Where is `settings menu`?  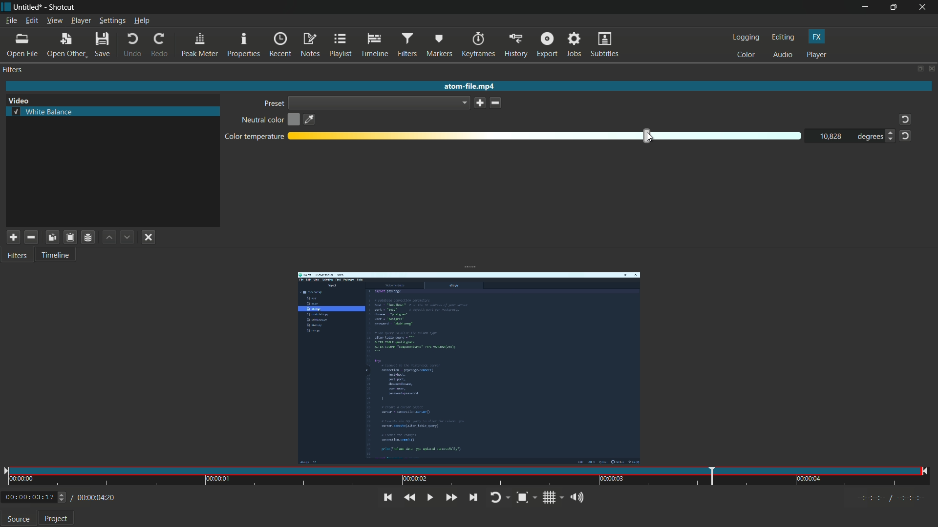
settings menu is located at coordinates (112, 20).